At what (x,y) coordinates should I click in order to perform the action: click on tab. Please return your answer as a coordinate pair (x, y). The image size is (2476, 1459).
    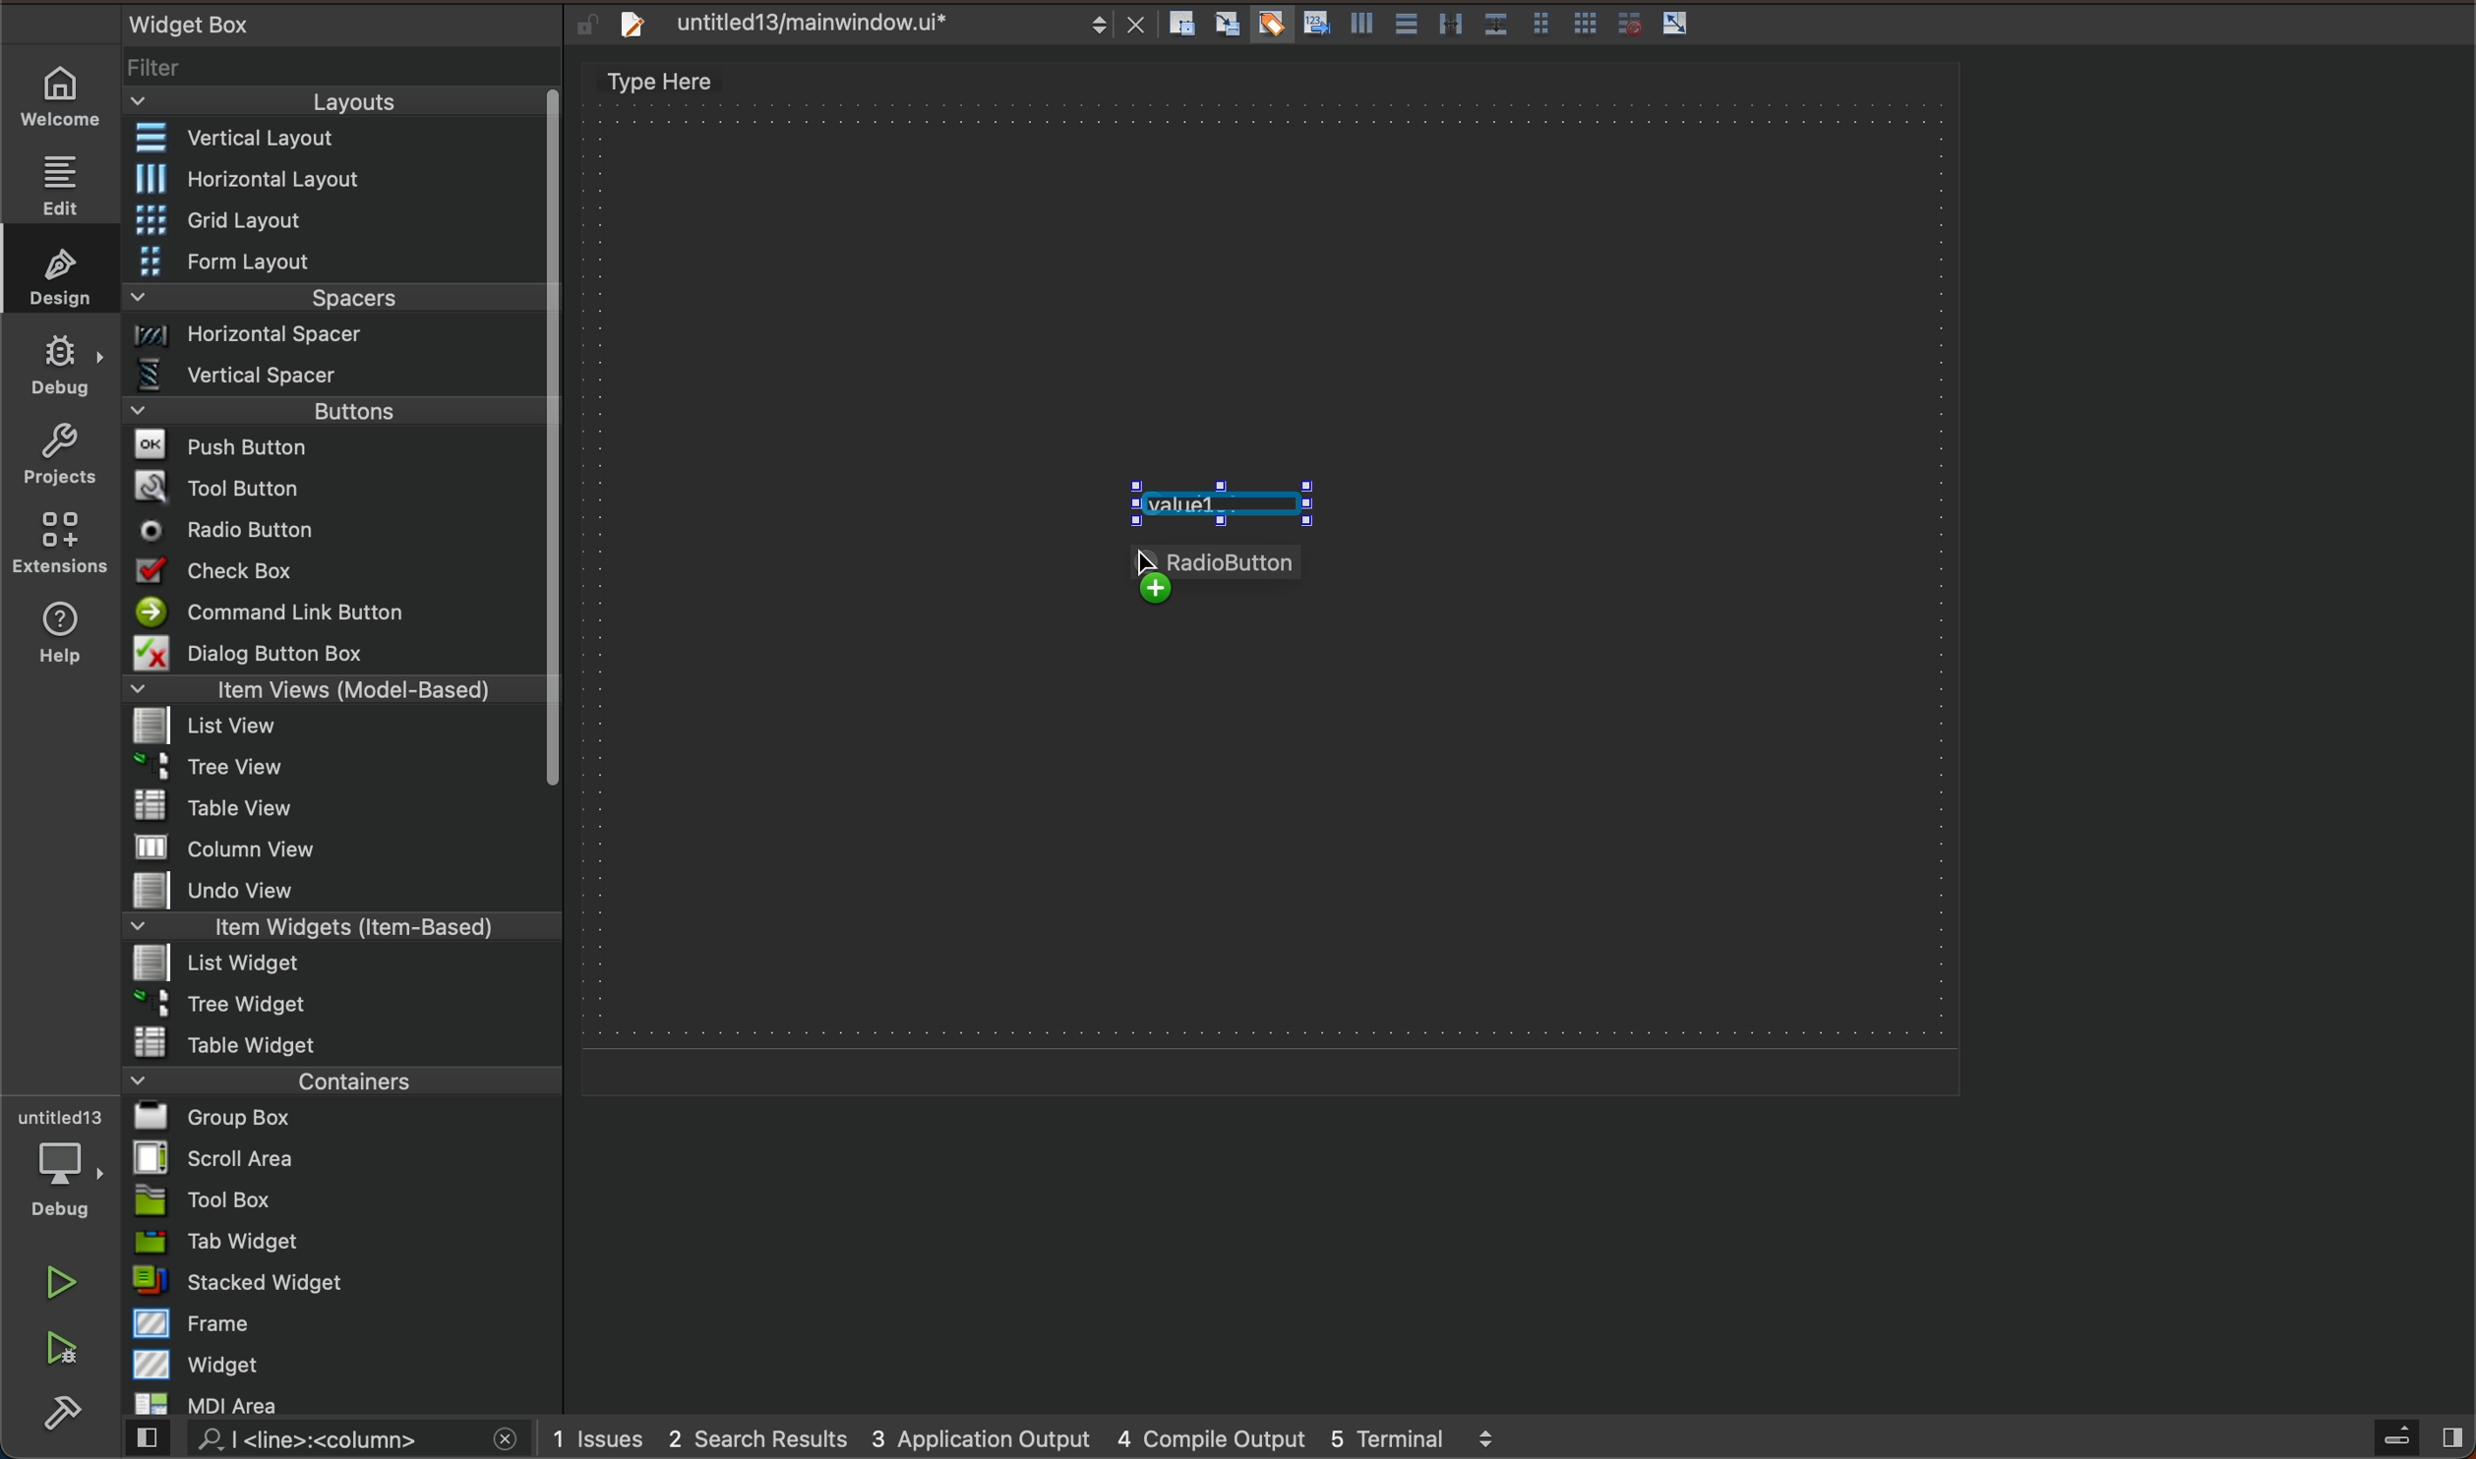
    Looking at the image, I should click on (345, 1241).